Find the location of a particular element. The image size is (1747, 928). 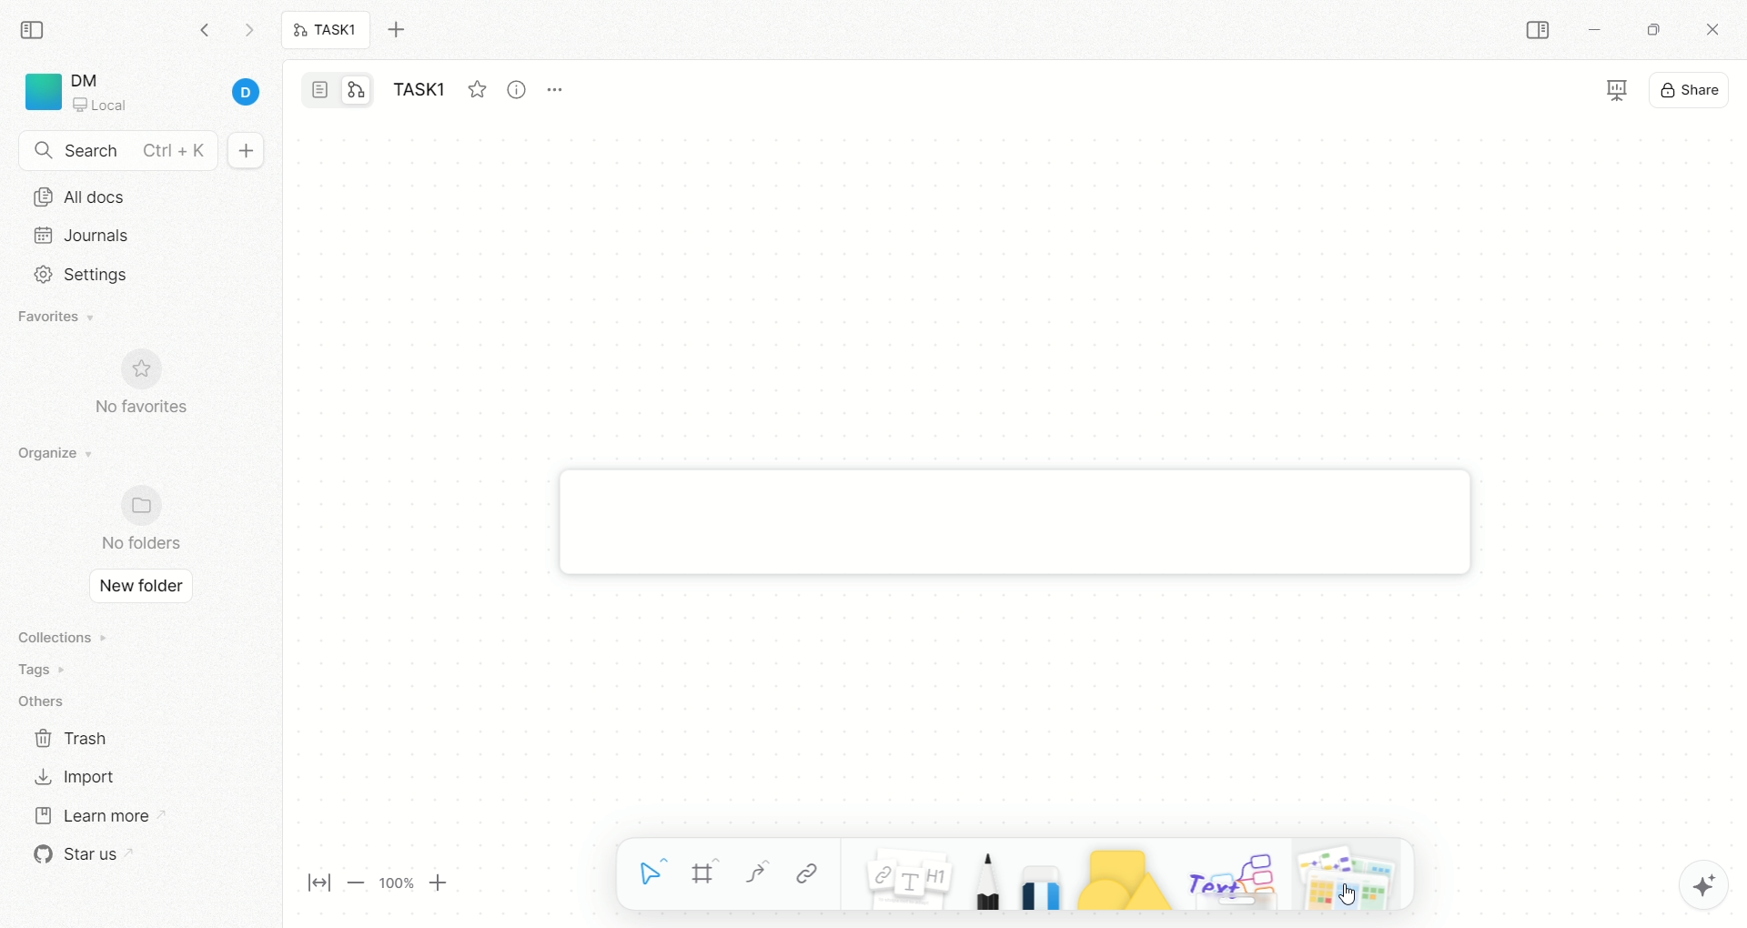

settings is located at coordinates (76, 275).